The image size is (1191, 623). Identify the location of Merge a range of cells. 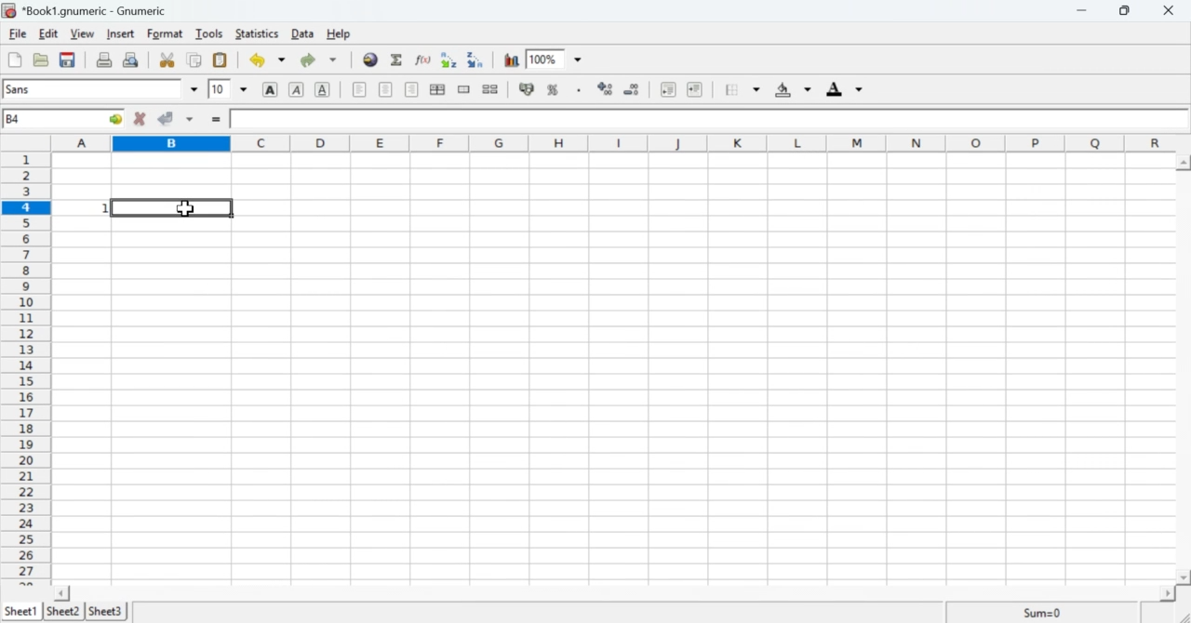
(463, 89).